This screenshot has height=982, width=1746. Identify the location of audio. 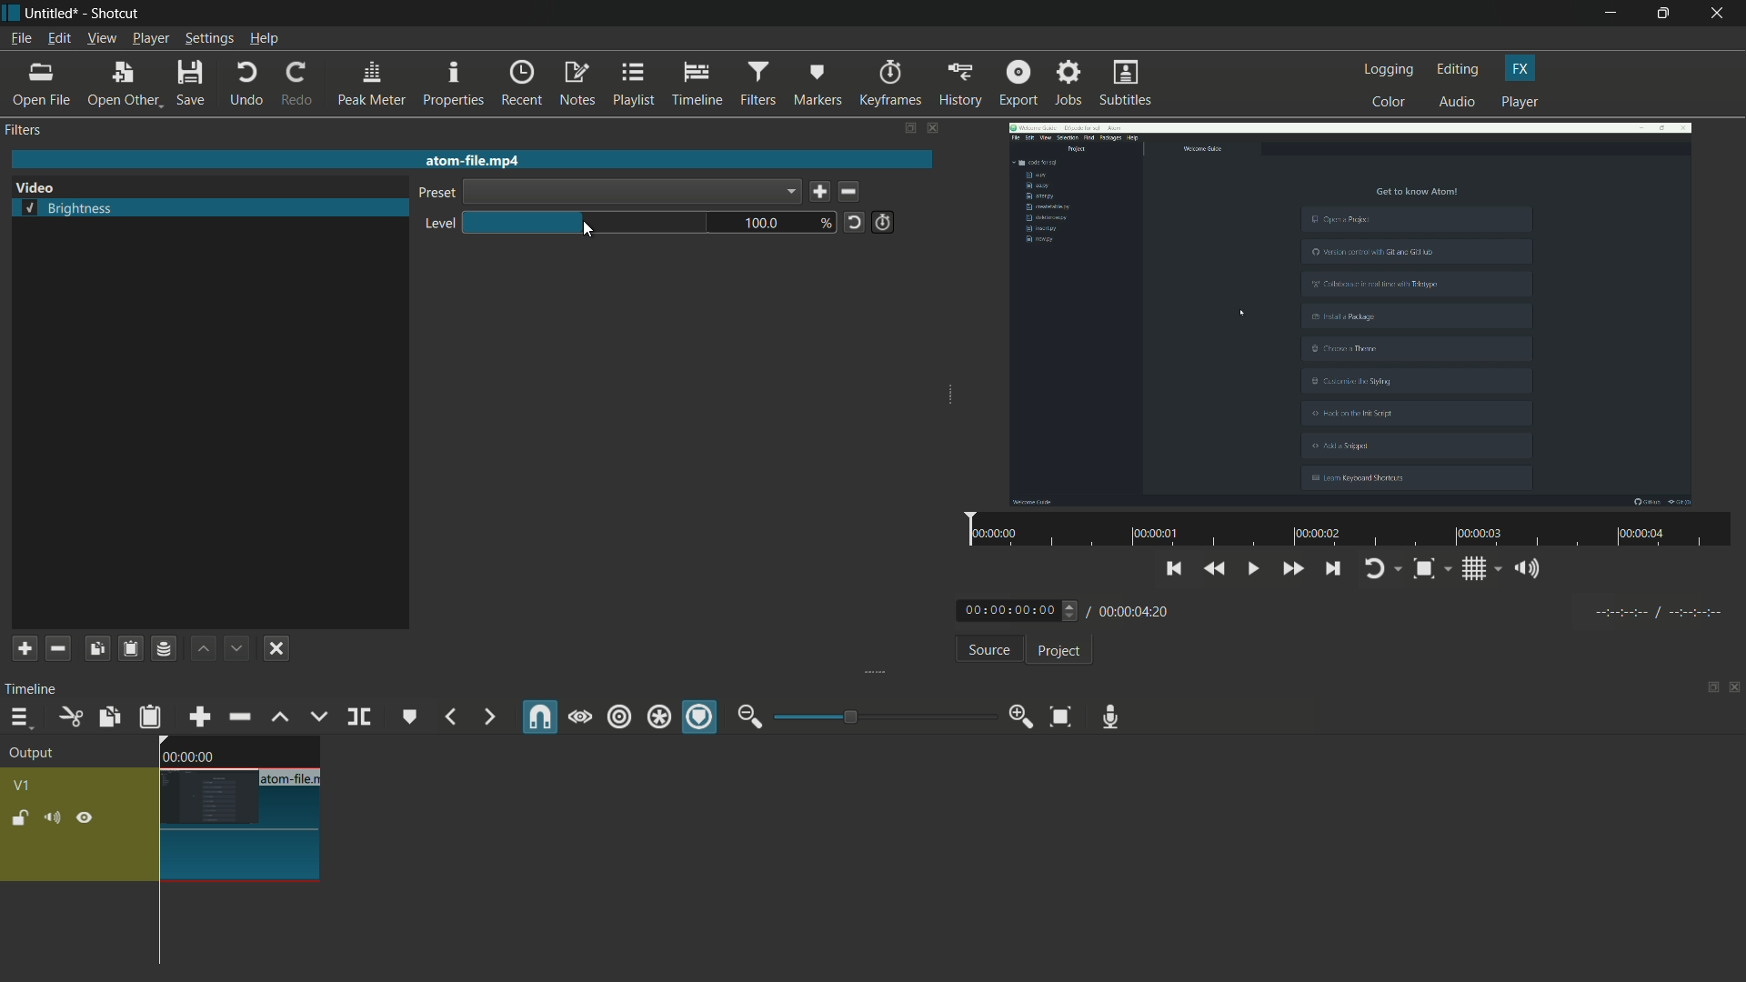
(1459, 103).